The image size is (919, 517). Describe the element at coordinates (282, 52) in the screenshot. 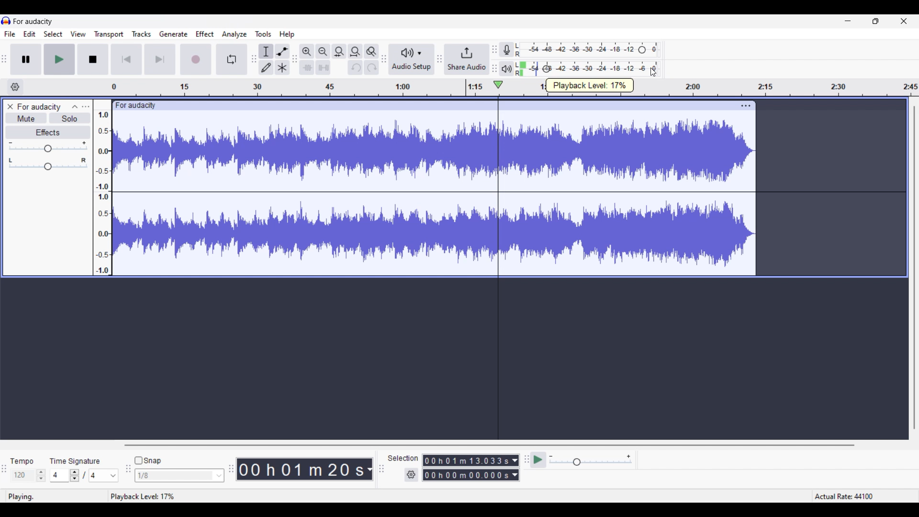

I see `Envelop tool` at that location.